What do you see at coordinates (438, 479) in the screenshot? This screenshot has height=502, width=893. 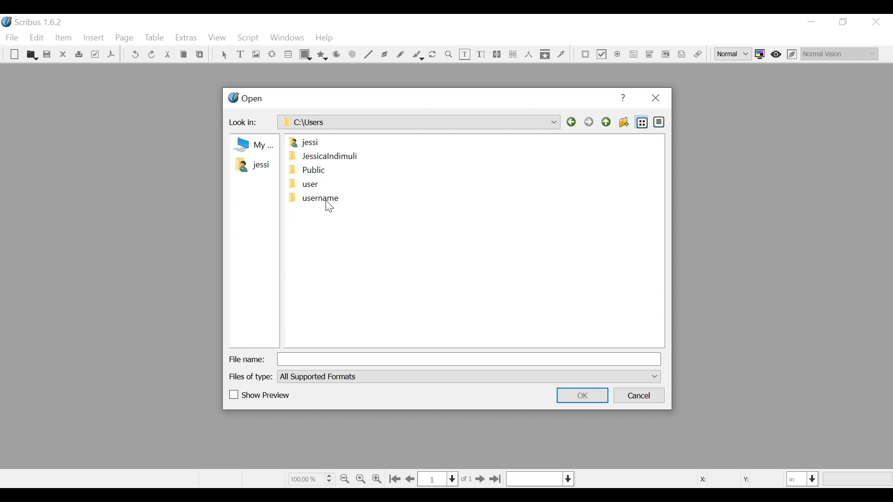 I see `Current Page` at bounding box center [438, 479].